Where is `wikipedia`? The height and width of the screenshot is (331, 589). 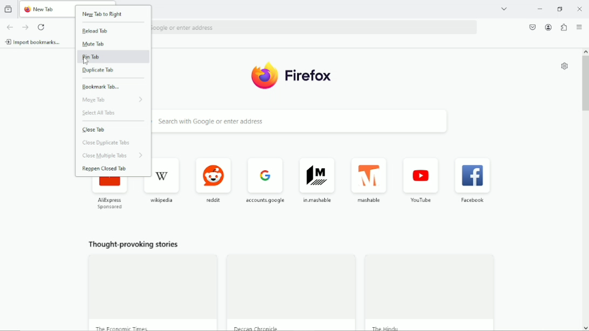
wikipedia is located at coordinates (166, 181).